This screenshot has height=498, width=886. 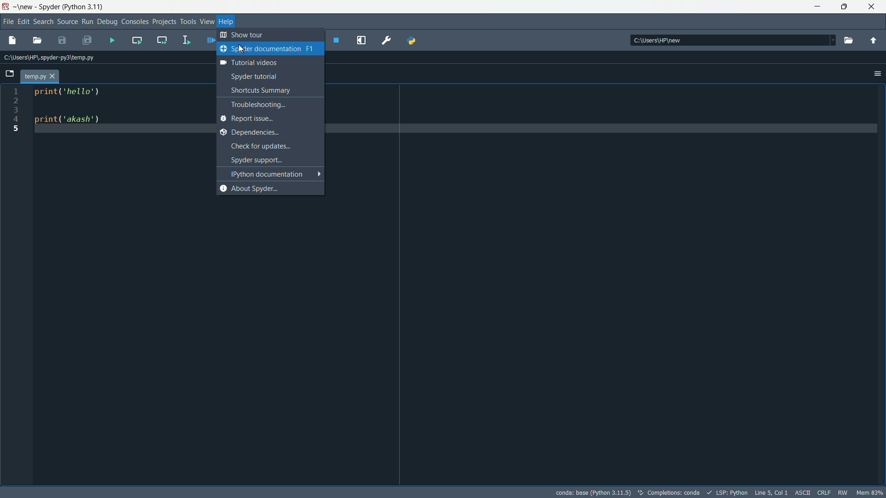 What do you see at coordinates (730, 492) in the screenshot?
I see `LSP:Python` at bounding box center [730, 492].